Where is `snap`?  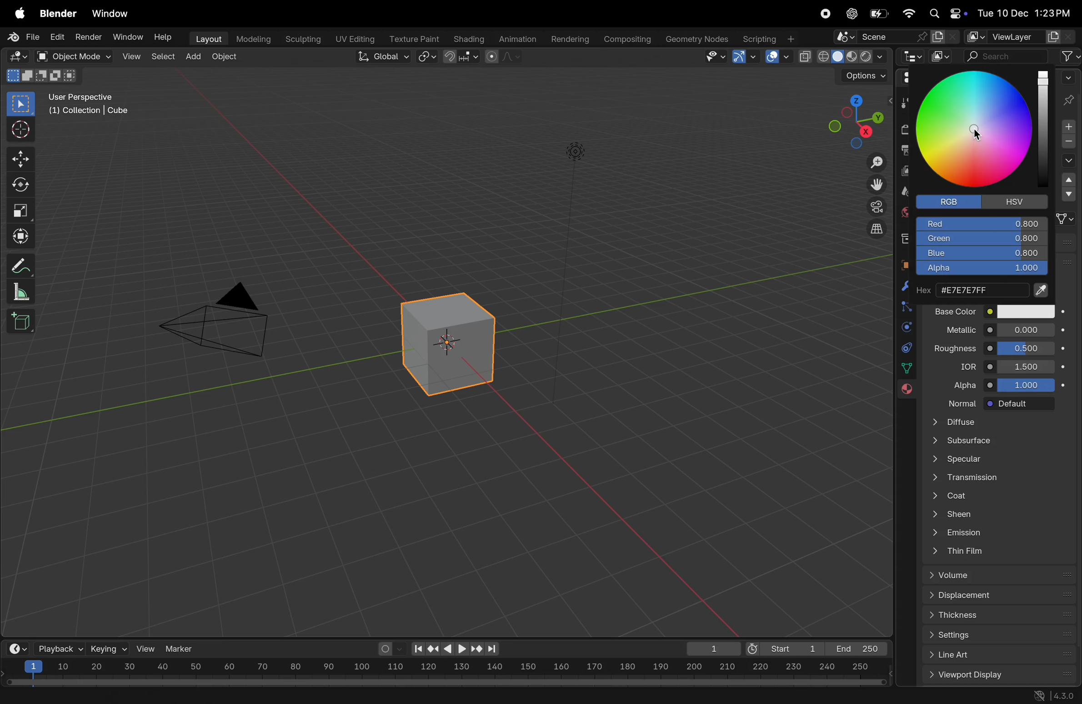
snap is located at coordinates (428, 57).